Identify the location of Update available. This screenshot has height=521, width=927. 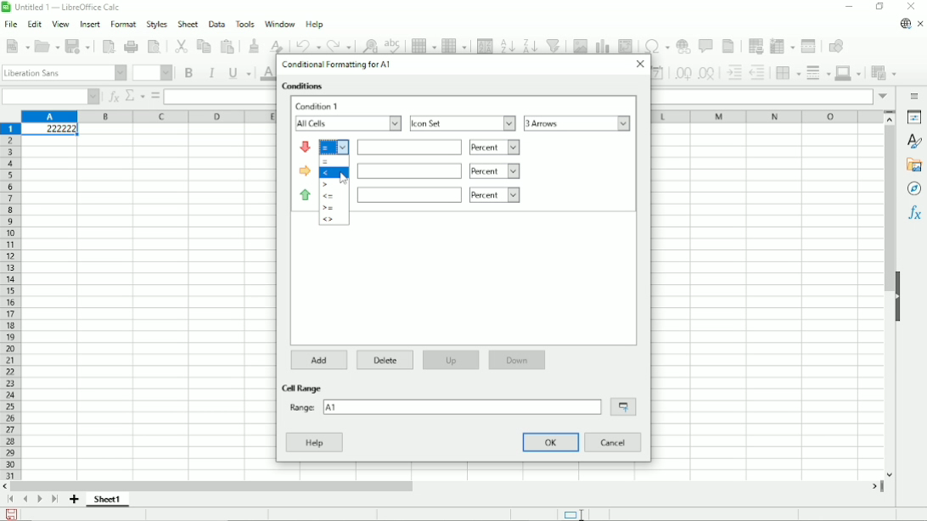
(904, 23).